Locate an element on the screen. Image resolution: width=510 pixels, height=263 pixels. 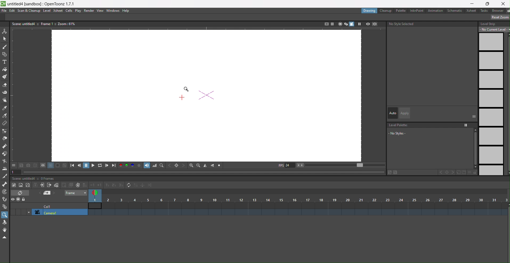
iron tool is located at coordinates (5, 169).